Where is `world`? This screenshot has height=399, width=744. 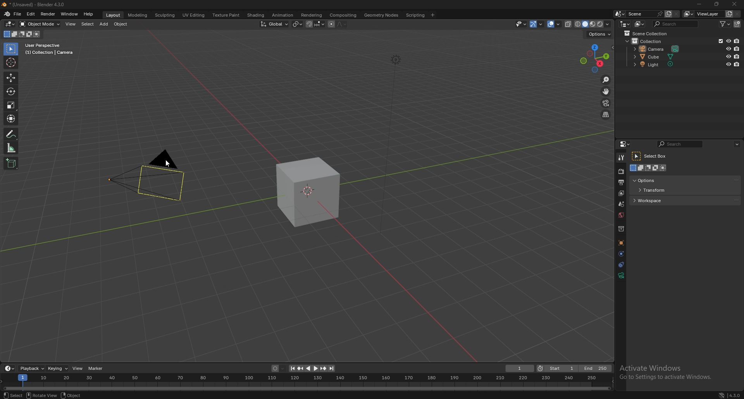
world is located at coordinates (622, 215).